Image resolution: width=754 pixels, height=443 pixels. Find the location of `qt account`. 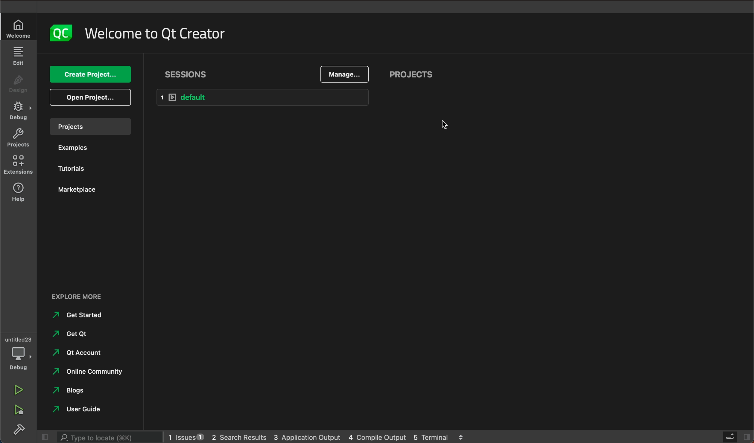

qt account is located at coordinates (86, 354).